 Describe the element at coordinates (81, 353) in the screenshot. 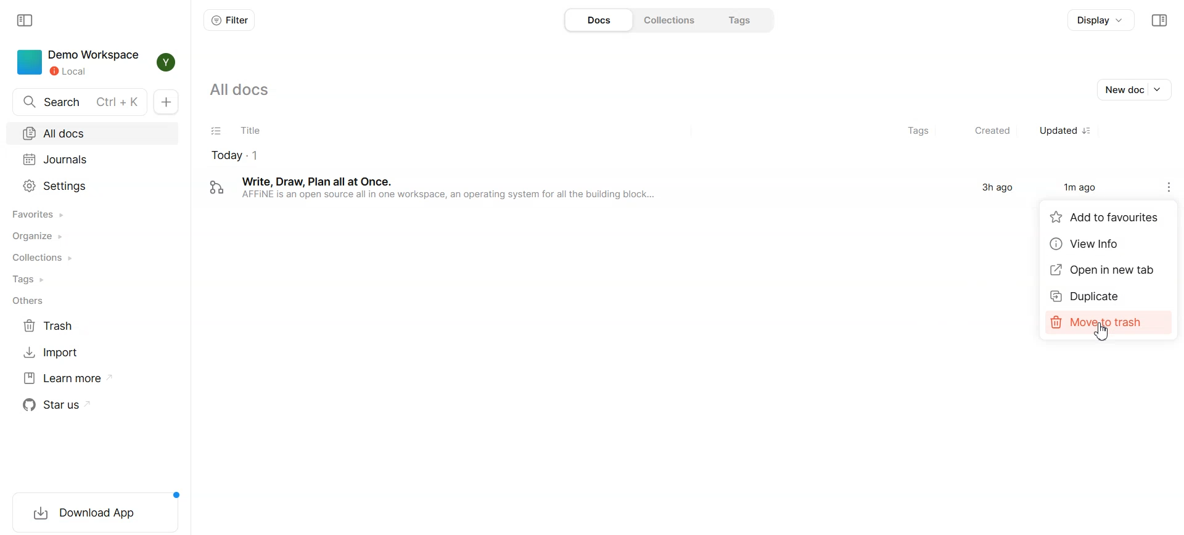

I see `Import` at that location.